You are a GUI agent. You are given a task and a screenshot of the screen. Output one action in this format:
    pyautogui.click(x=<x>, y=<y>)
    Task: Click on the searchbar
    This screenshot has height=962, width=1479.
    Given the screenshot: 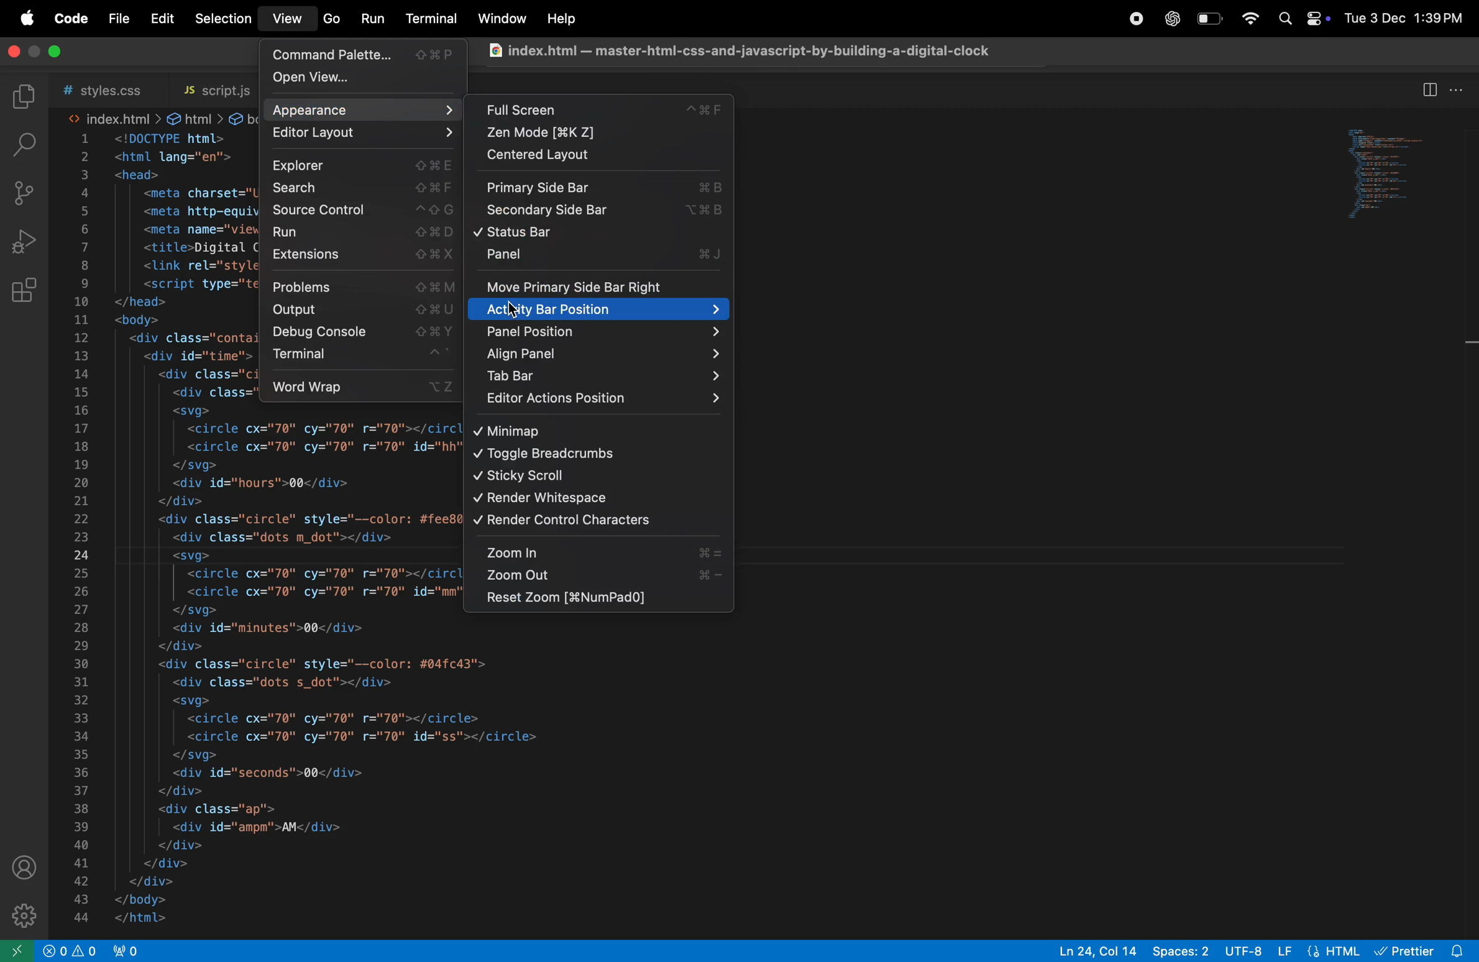 What is the action you would take?
    pyautogui.click(x=21, y=144)
    